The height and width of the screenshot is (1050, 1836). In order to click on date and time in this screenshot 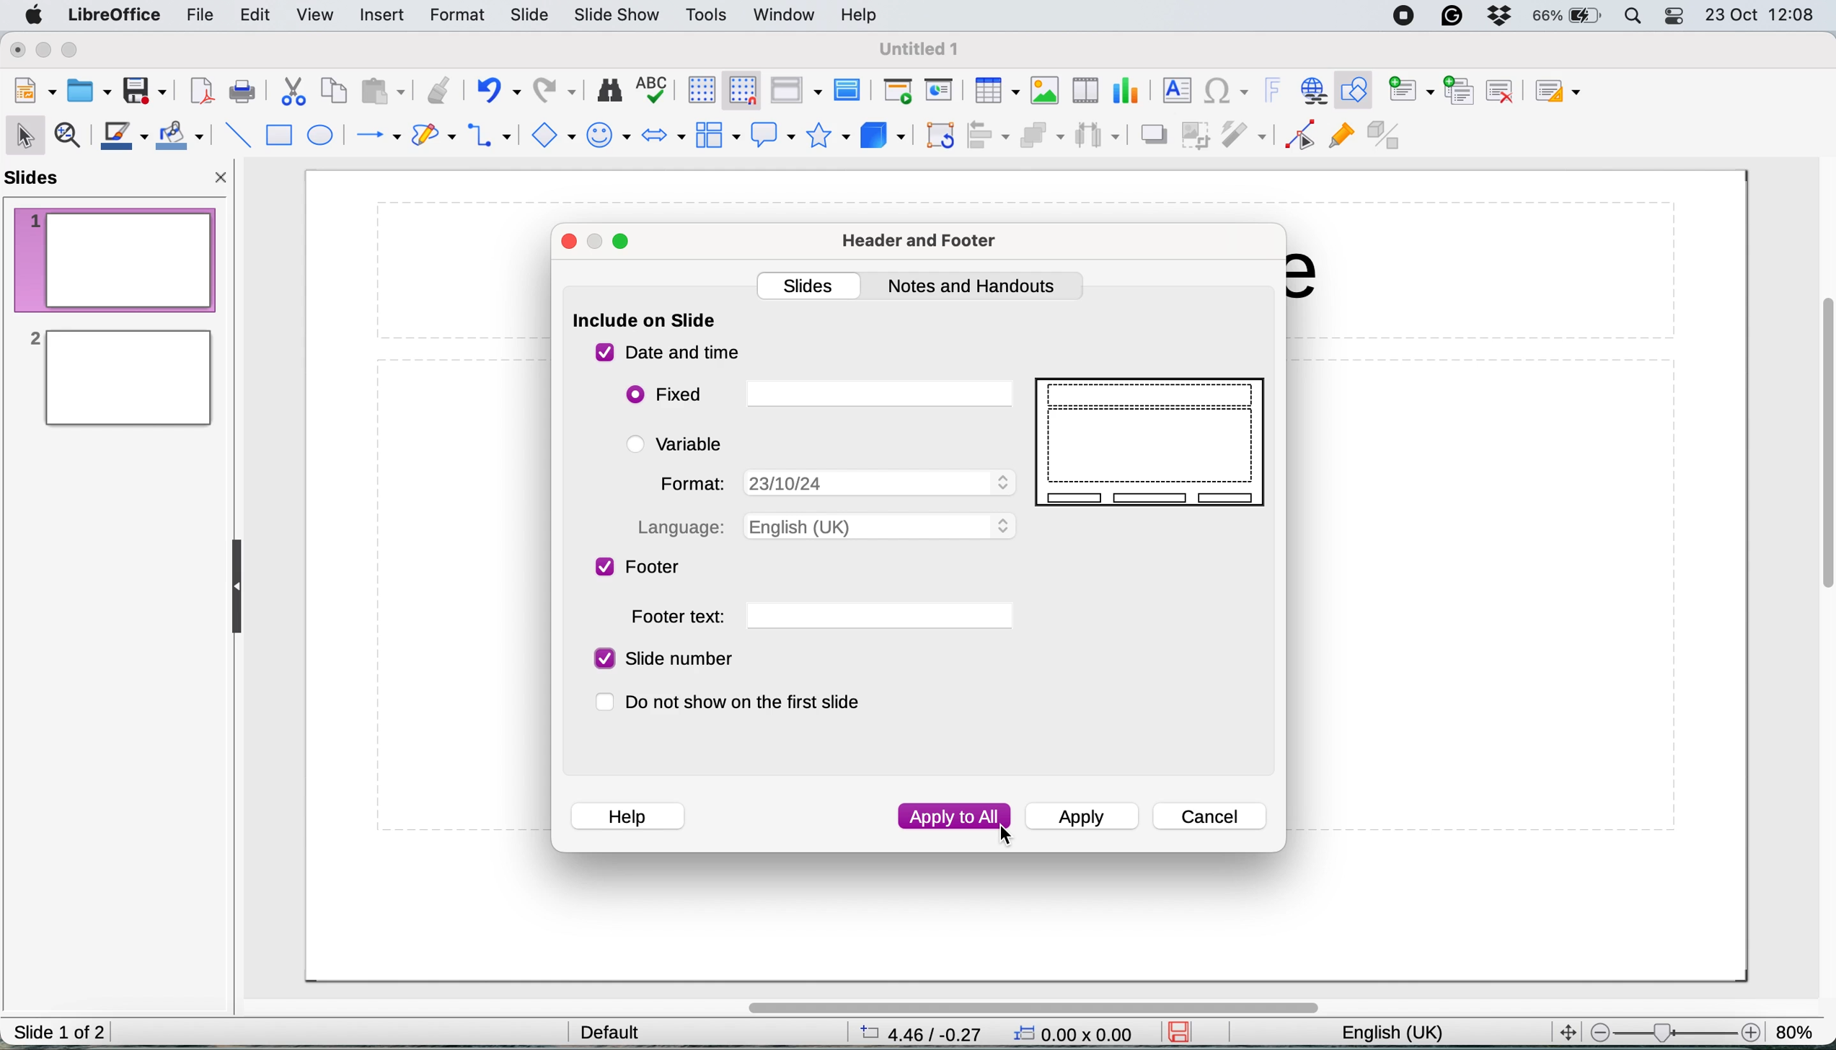, I will do `click(667, 353)`.